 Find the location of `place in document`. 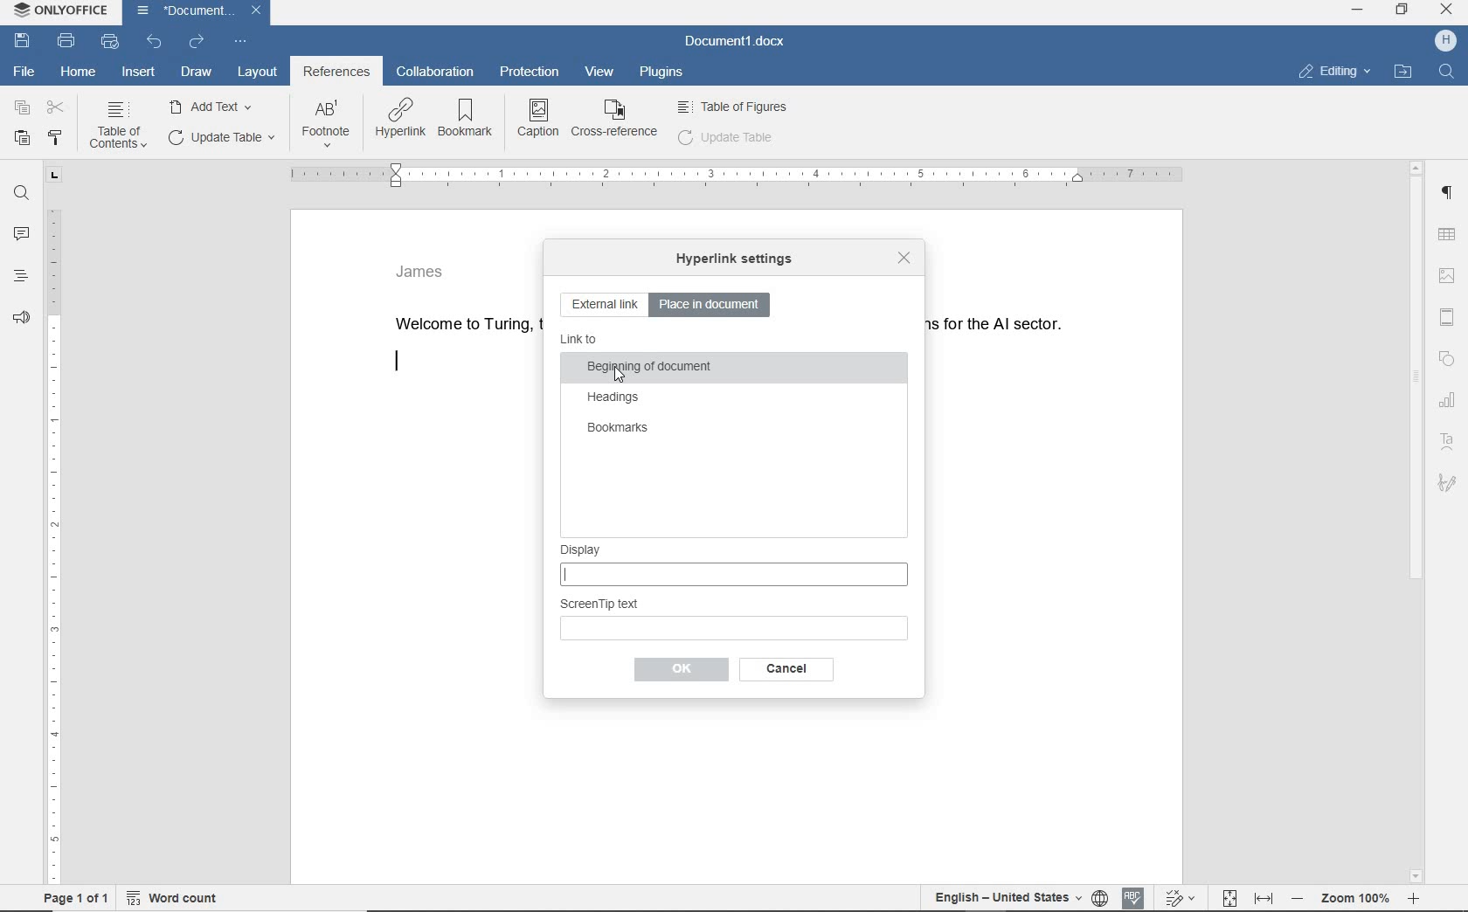

place in document is located at coordinates (714, 304).